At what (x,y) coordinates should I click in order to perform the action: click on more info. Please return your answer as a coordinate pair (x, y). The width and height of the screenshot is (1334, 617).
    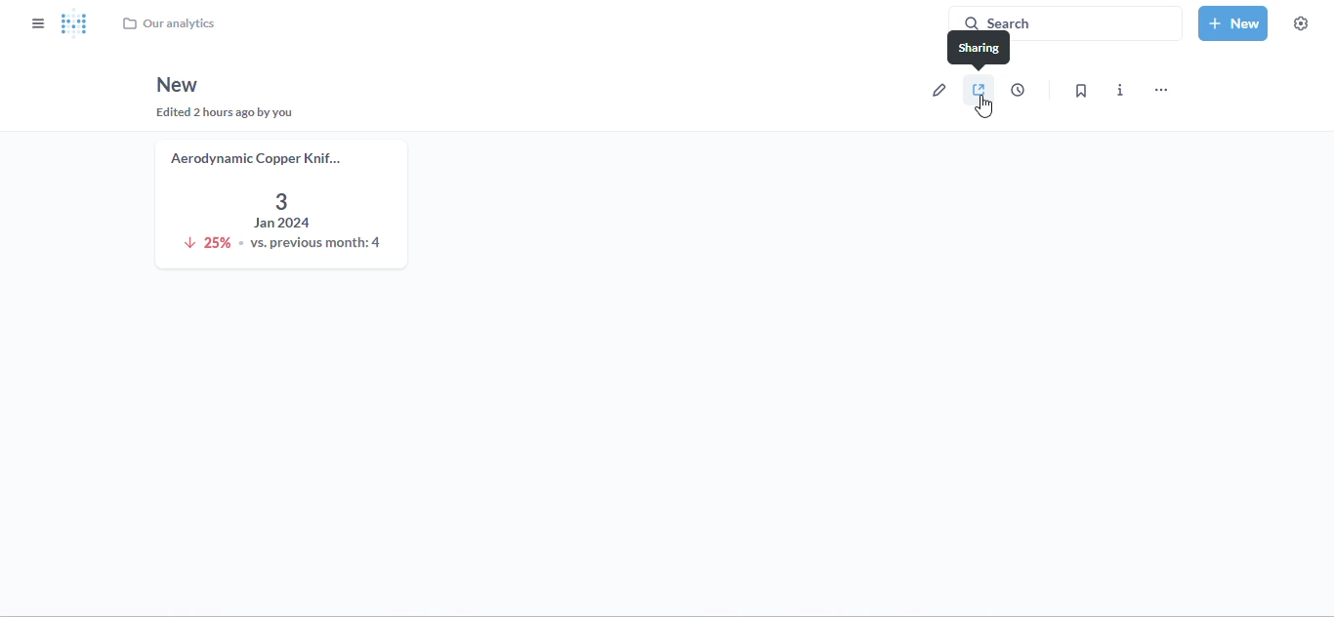
    Looking at the image, I should click on (1120, 90).